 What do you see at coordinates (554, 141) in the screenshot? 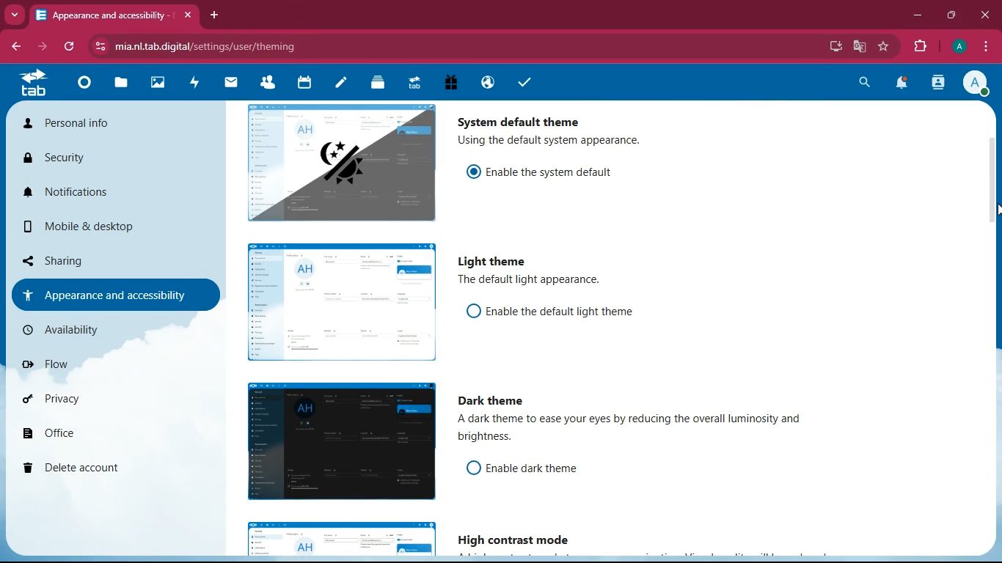
I see `description` at bounding box center [554, 141].